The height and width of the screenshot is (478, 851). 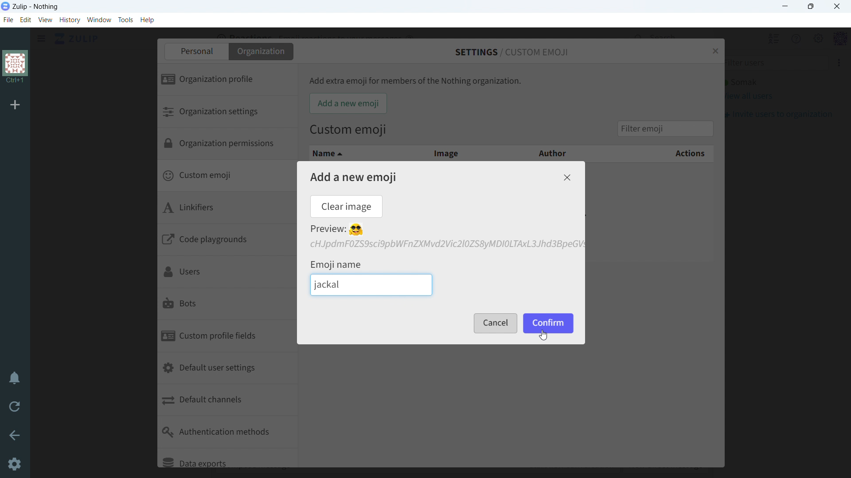 What do you see at coordinates (227, 145) in the screenshot?
I see `organization permissions` at bounding box center [227, 145].